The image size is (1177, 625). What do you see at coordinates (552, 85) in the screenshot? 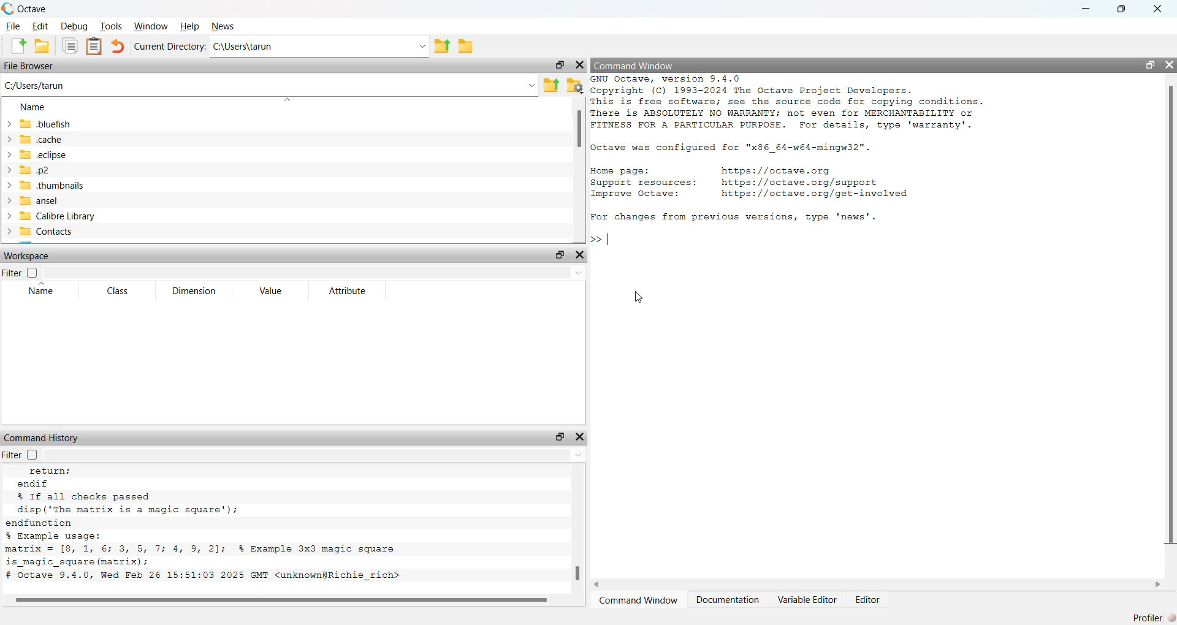
I see `Previous Folder` at bounding box center [552, 85].